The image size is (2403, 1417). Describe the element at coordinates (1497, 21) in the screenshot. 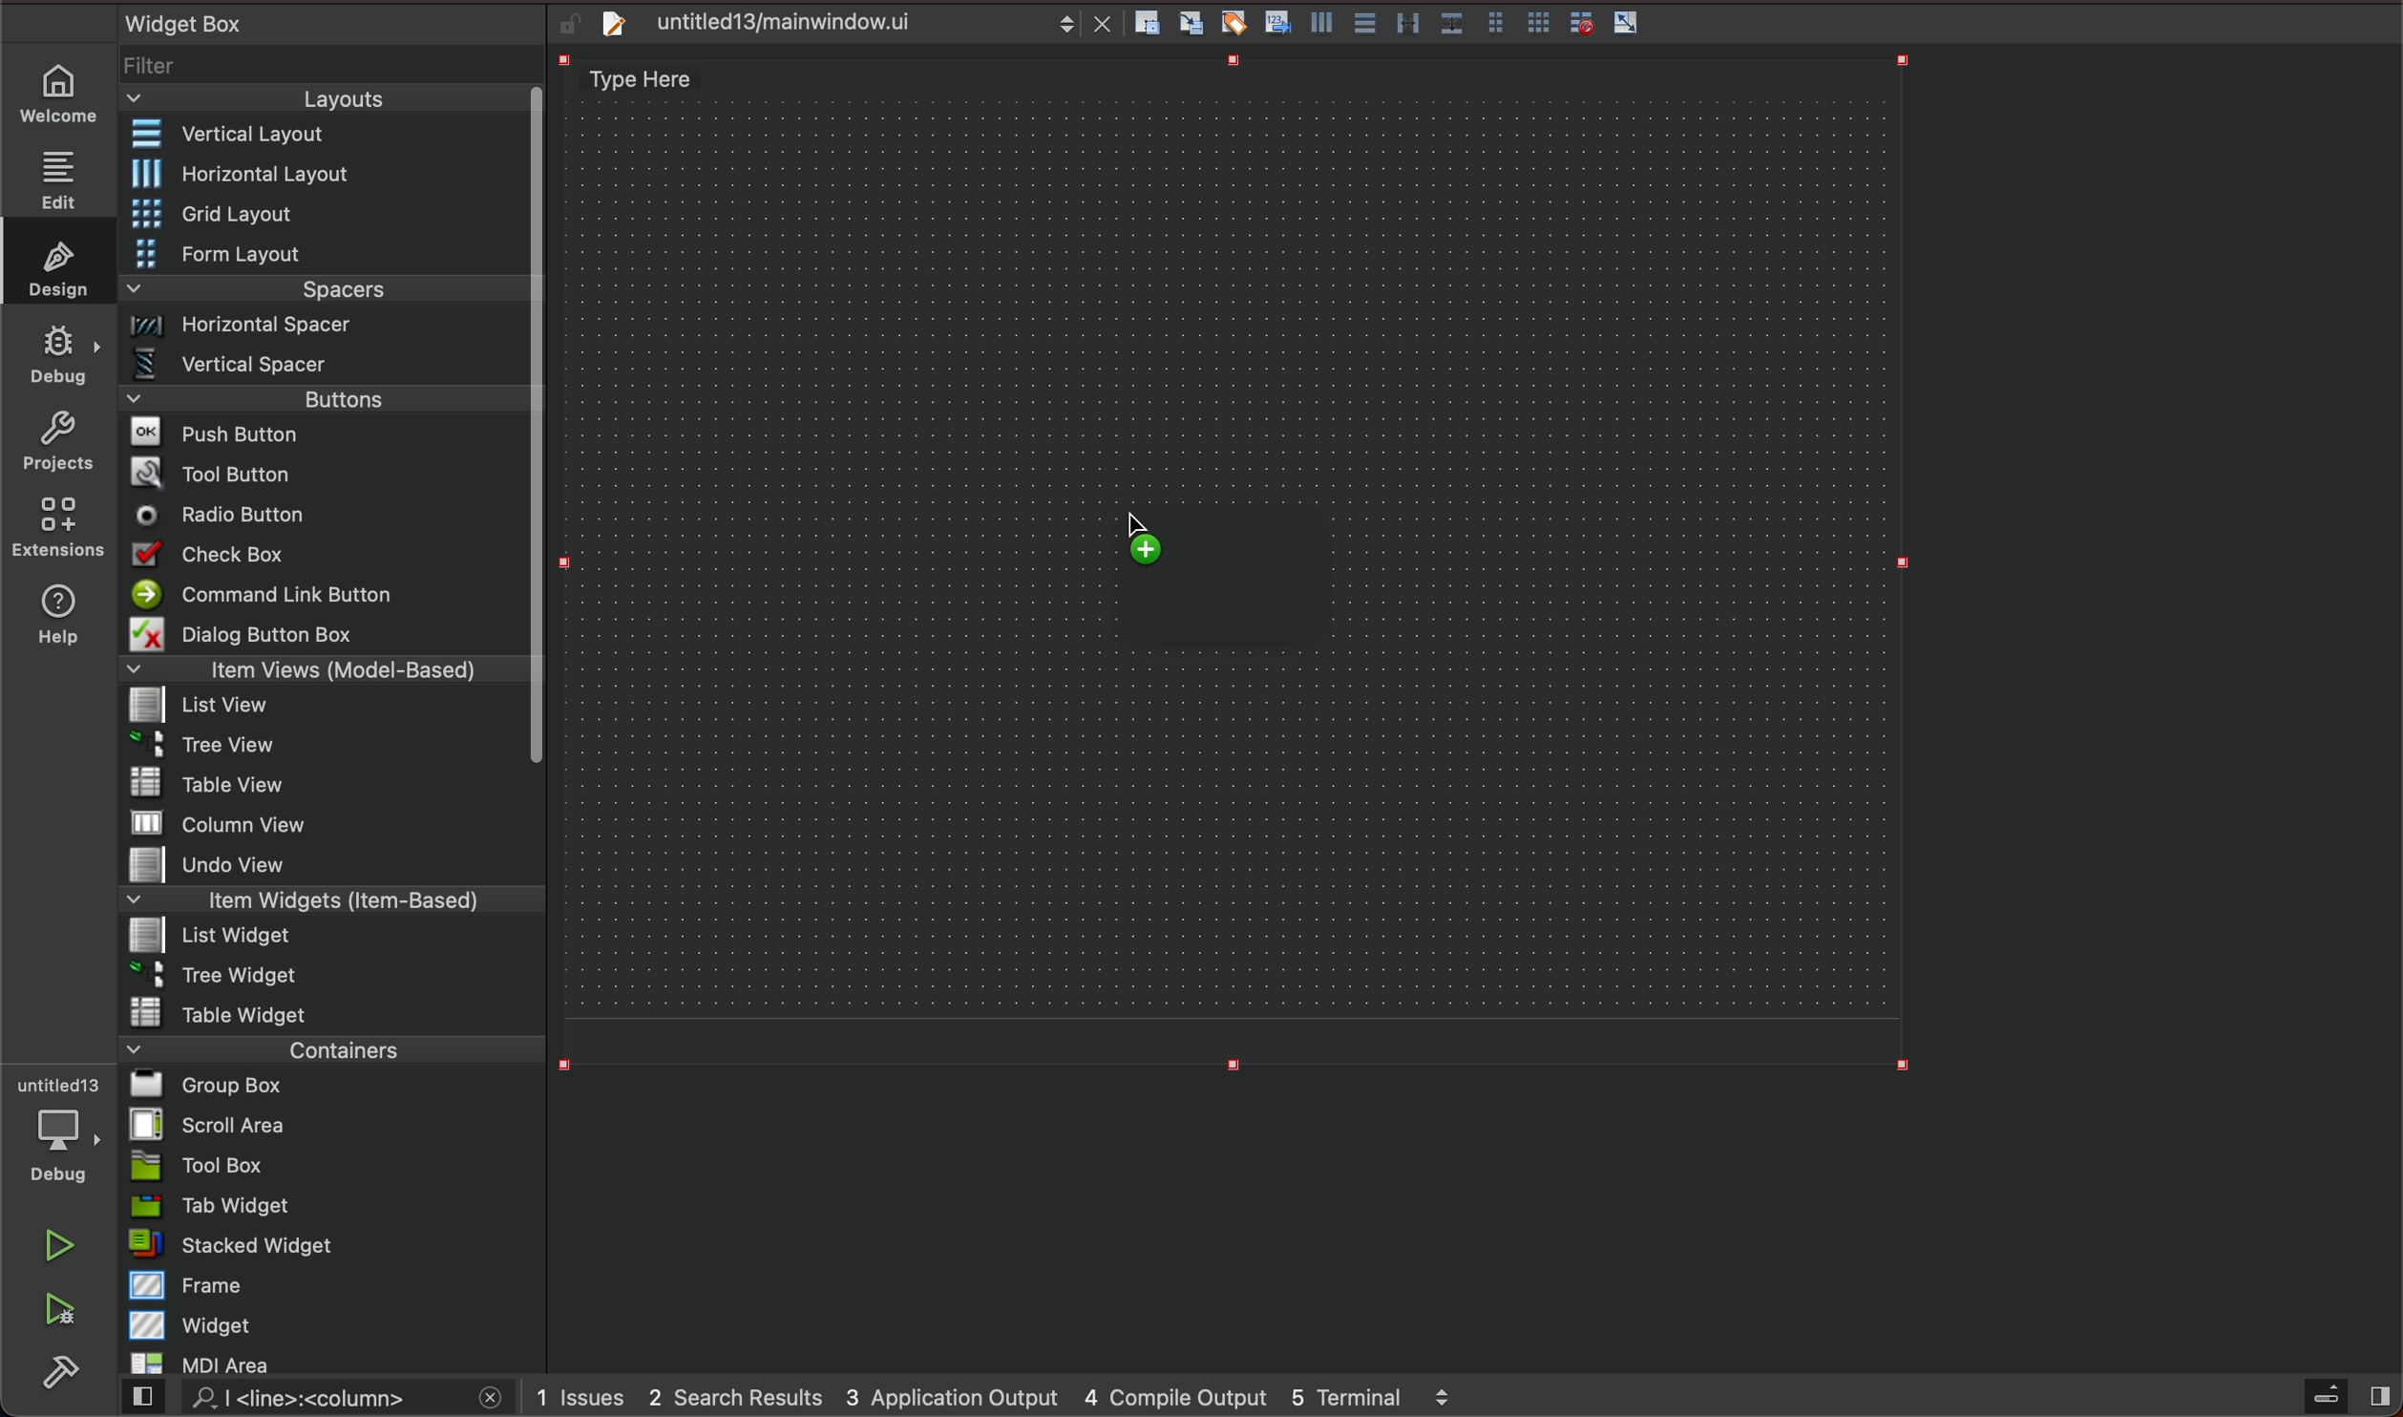

I see `` at that location.